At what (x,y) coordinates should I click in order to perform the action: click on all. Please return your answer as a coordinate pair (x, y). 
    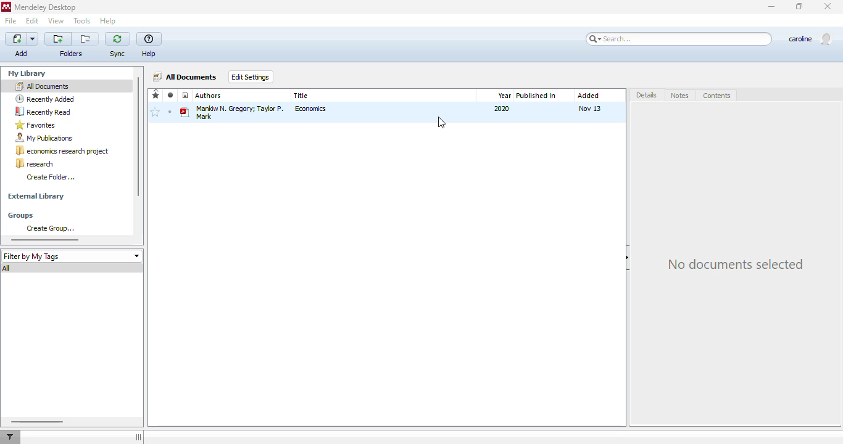
    Looking at the image, I should click on (8, 268).